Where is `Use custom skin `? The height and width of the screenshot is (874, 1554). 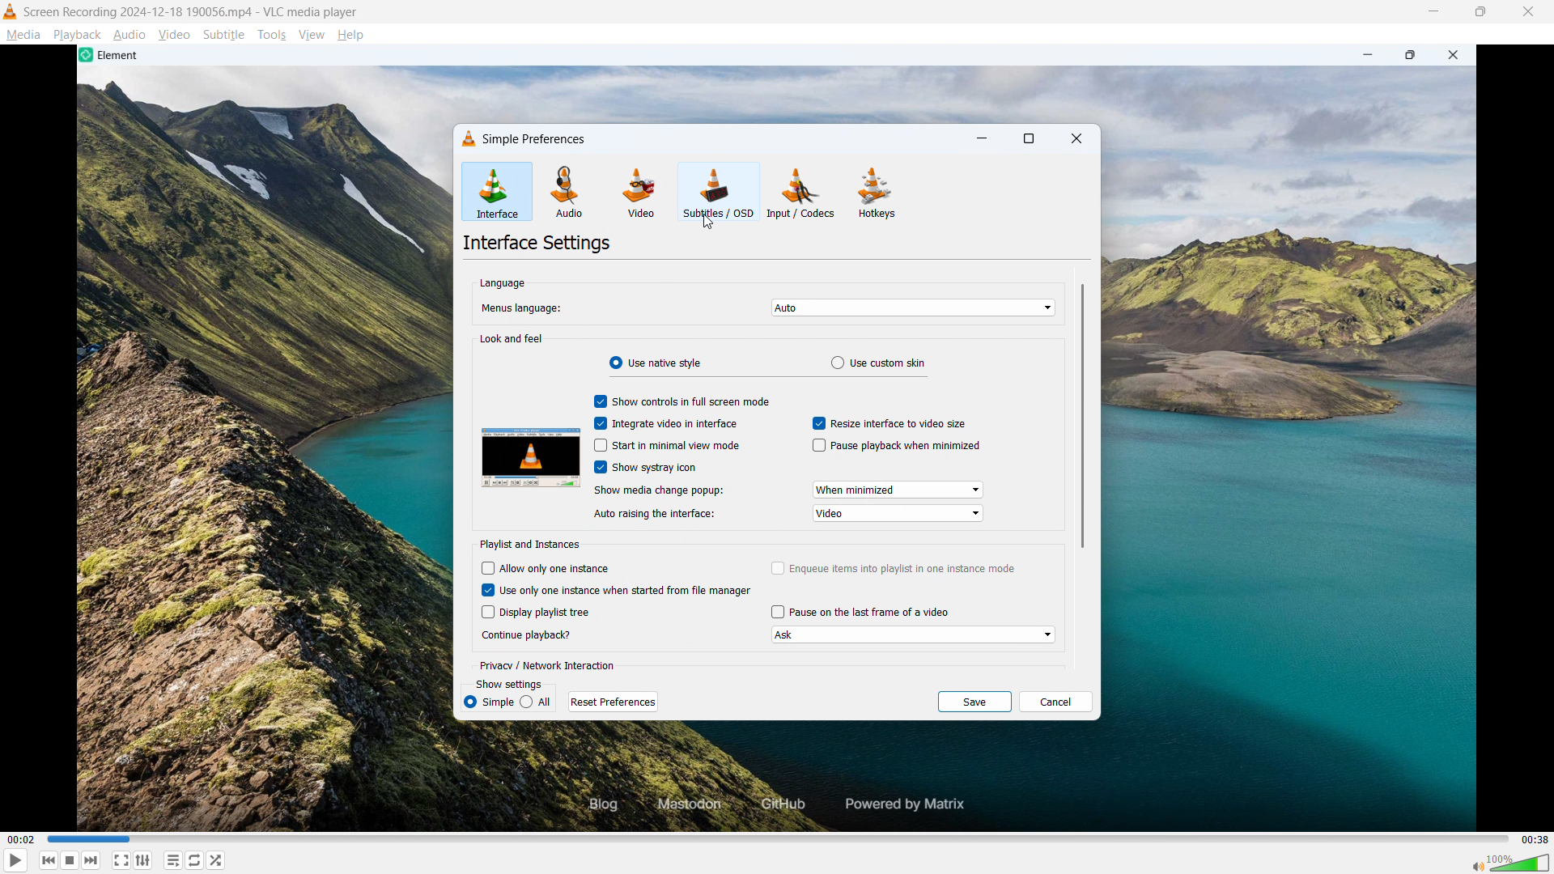
Use custom skin  is located at coordinates (879, 363).